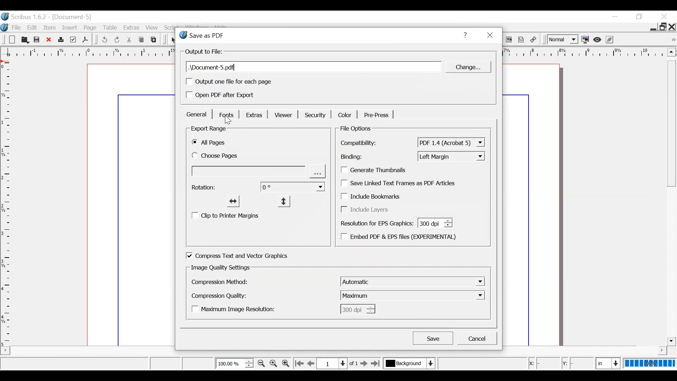 The image size is (677, 381). What do you see at coordinates (365, 364) in the screenshot?
I see `Go to the next page` at bounding box center [365, 364].